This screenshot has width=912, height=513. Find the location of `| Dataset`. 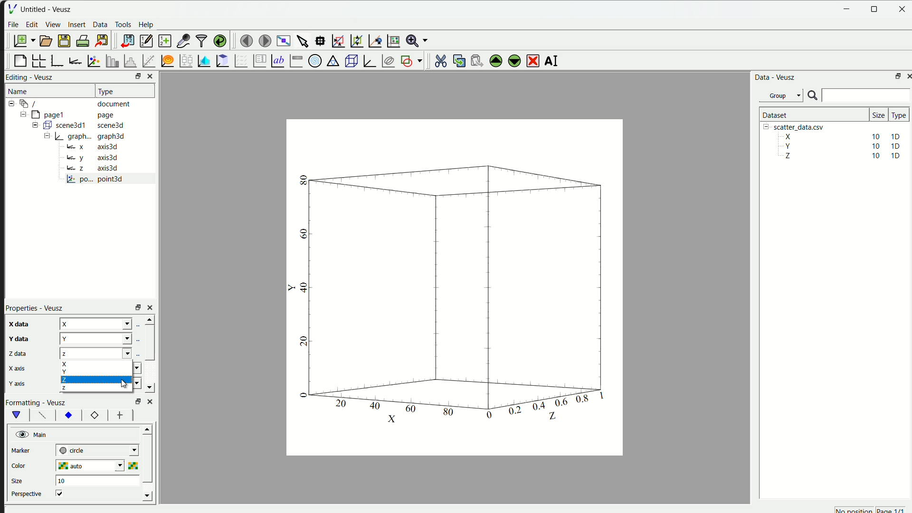

| Dataset is located at coordinates (773, 115).